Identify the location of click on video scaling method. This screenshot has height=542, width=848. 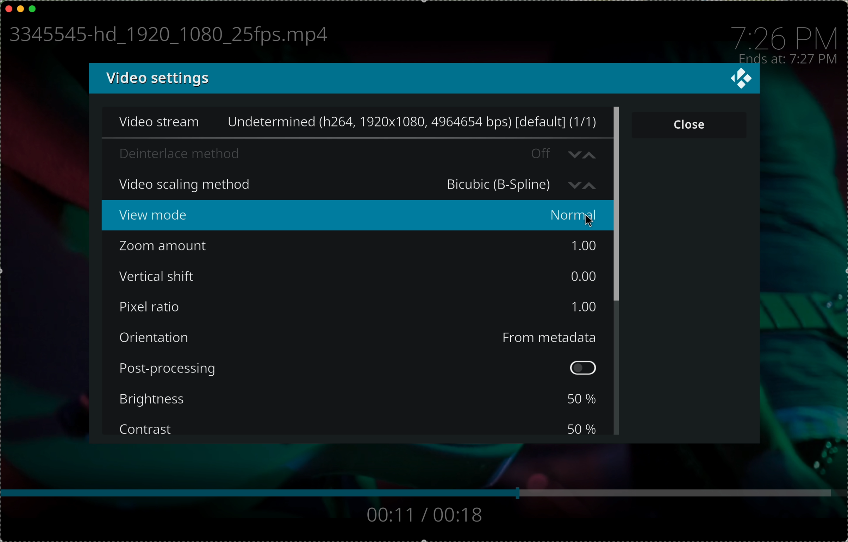
(357, 185).